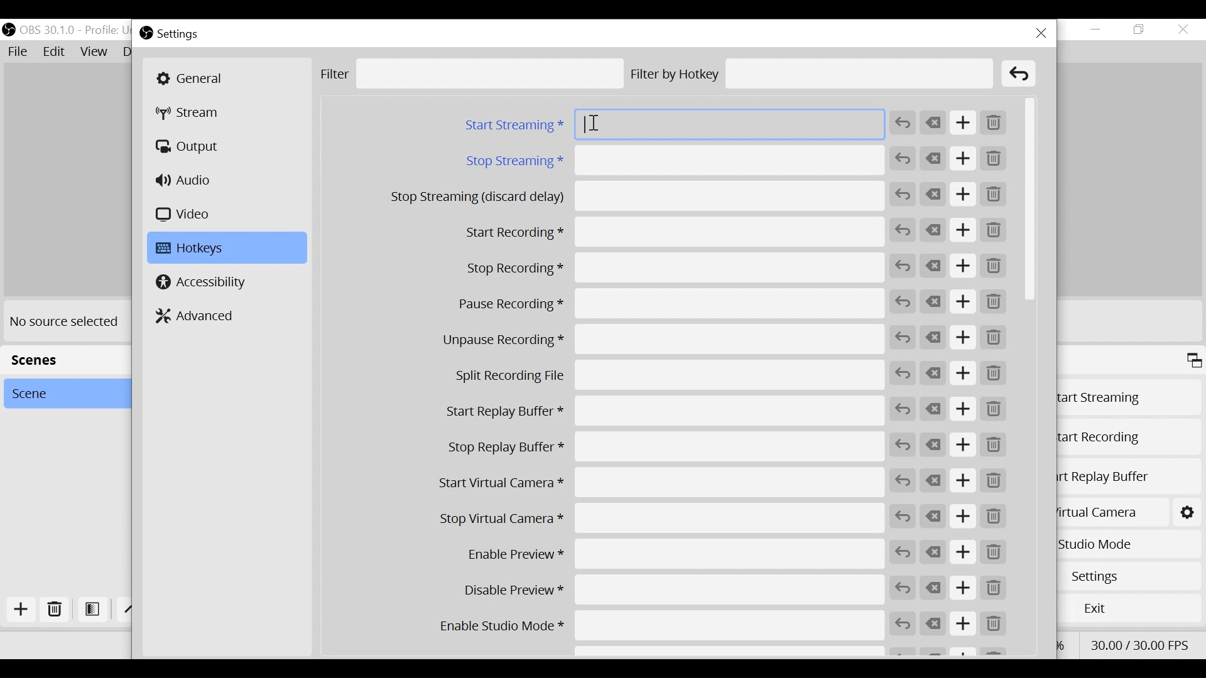  Describe the element at coordinates (661, 304) in the screenshot. I see `Pause Recording` at that location.